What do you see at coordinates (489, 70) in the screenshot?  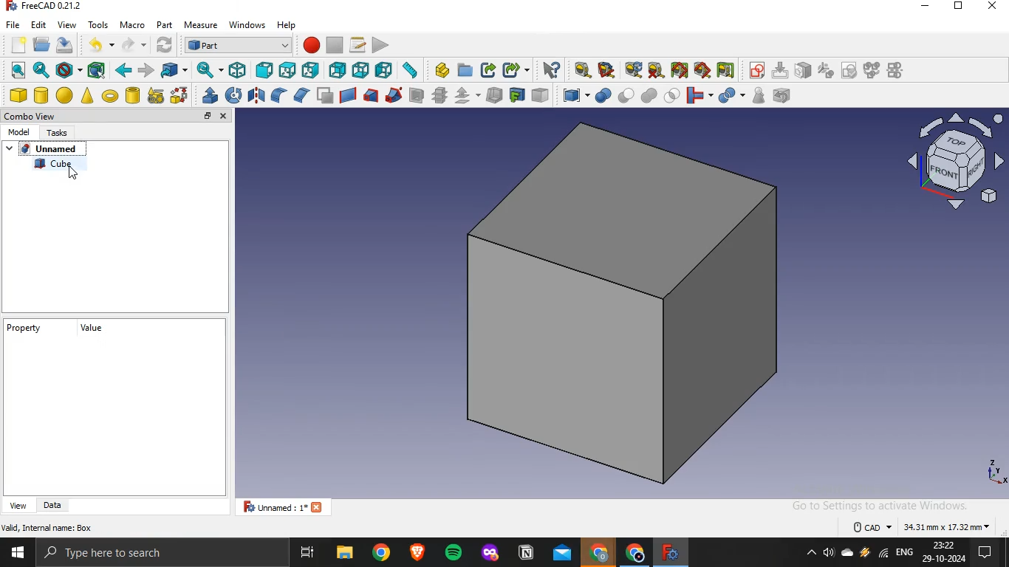 I see `make link` at bounding box center [489, 70].